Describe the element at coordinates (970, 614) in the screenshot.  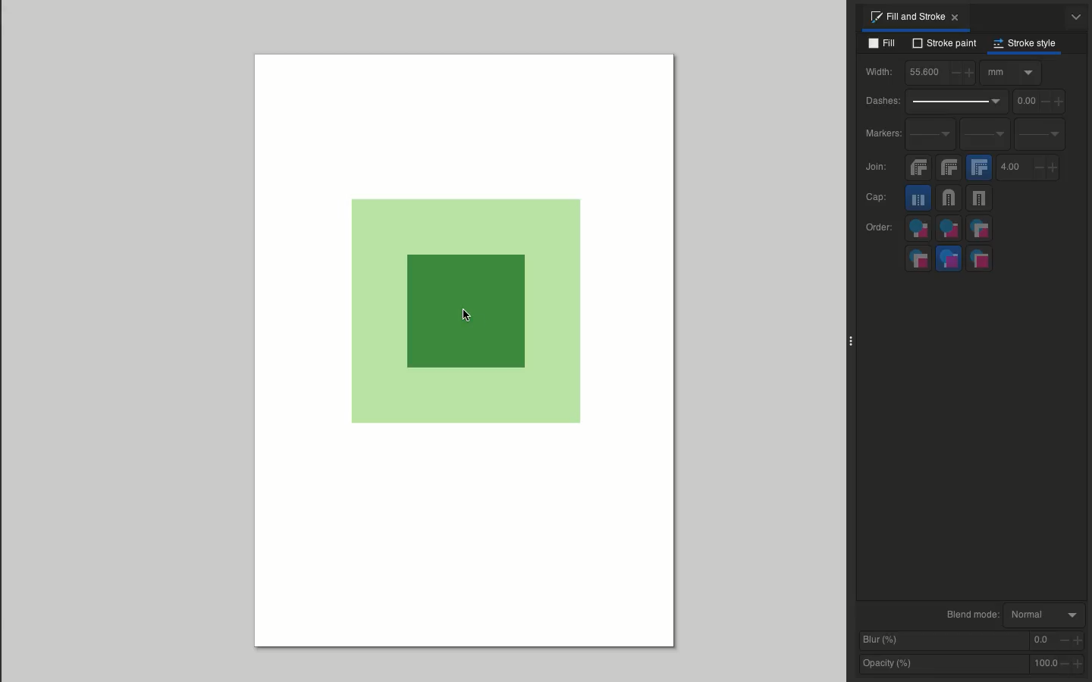
I see `Blend mode` at that location.